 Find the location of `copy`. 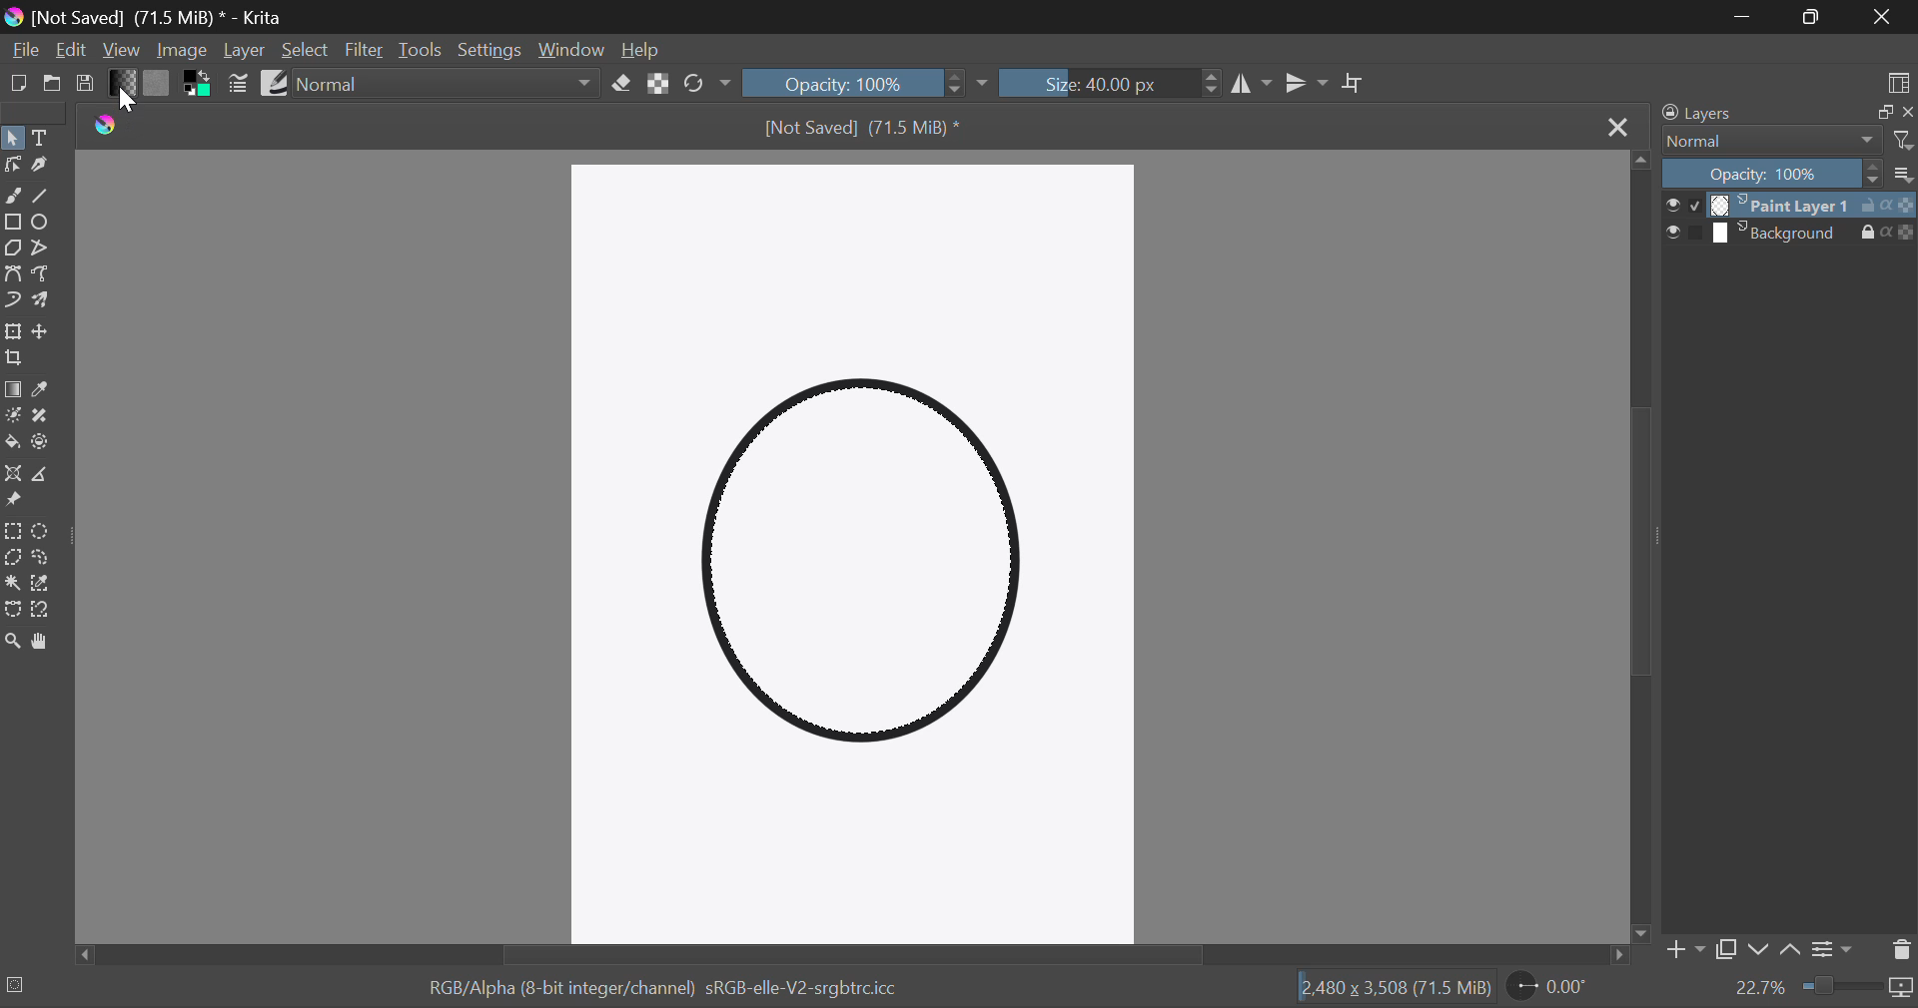

copy is located at coordinates (1884, 111).